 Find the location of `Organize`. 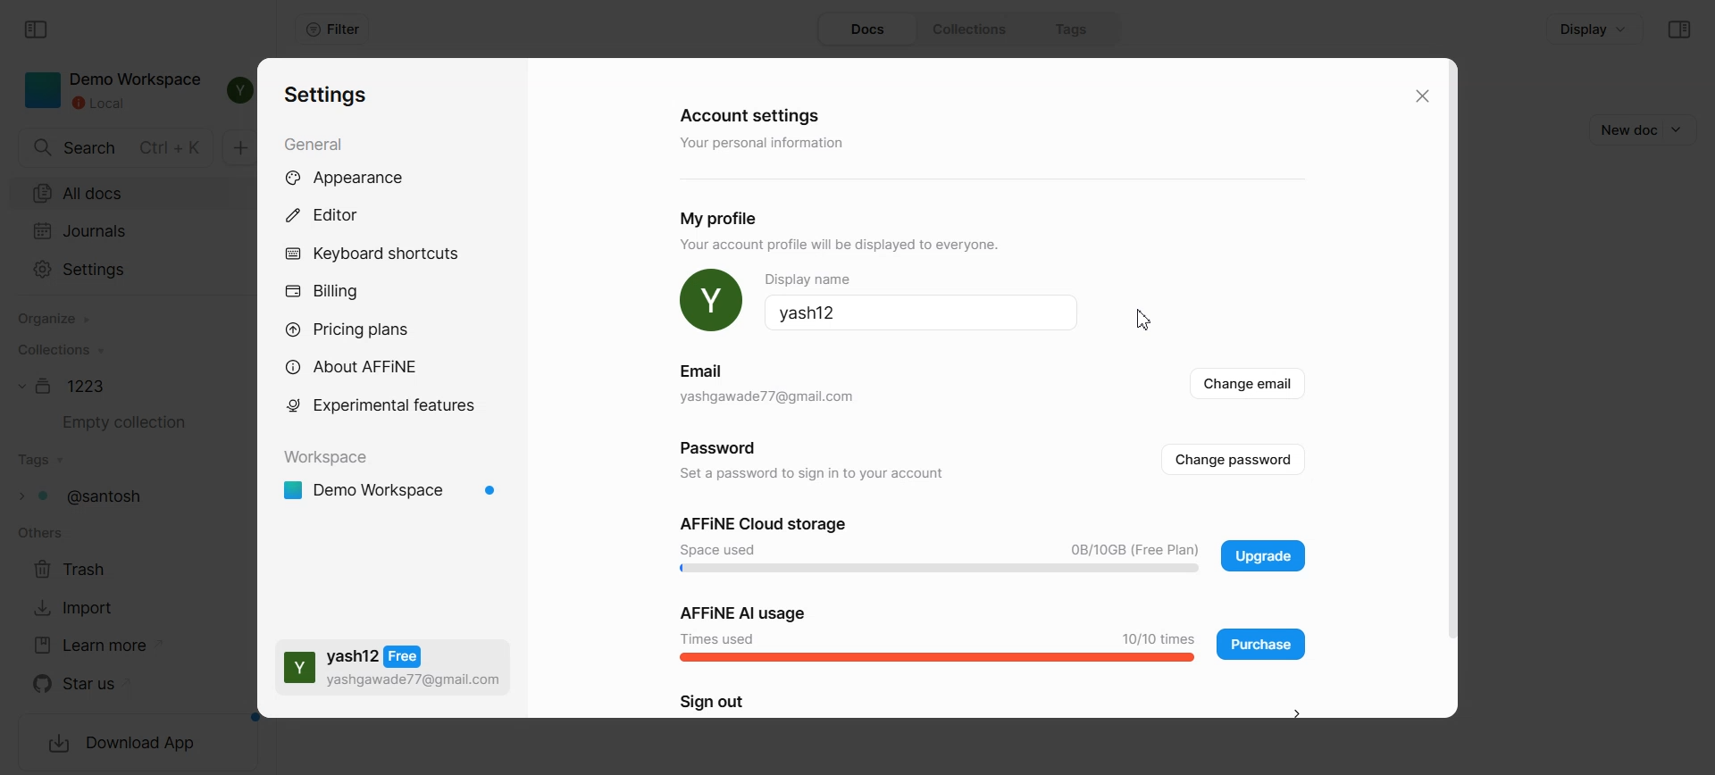

Organize is located at coordinates (53, 320).